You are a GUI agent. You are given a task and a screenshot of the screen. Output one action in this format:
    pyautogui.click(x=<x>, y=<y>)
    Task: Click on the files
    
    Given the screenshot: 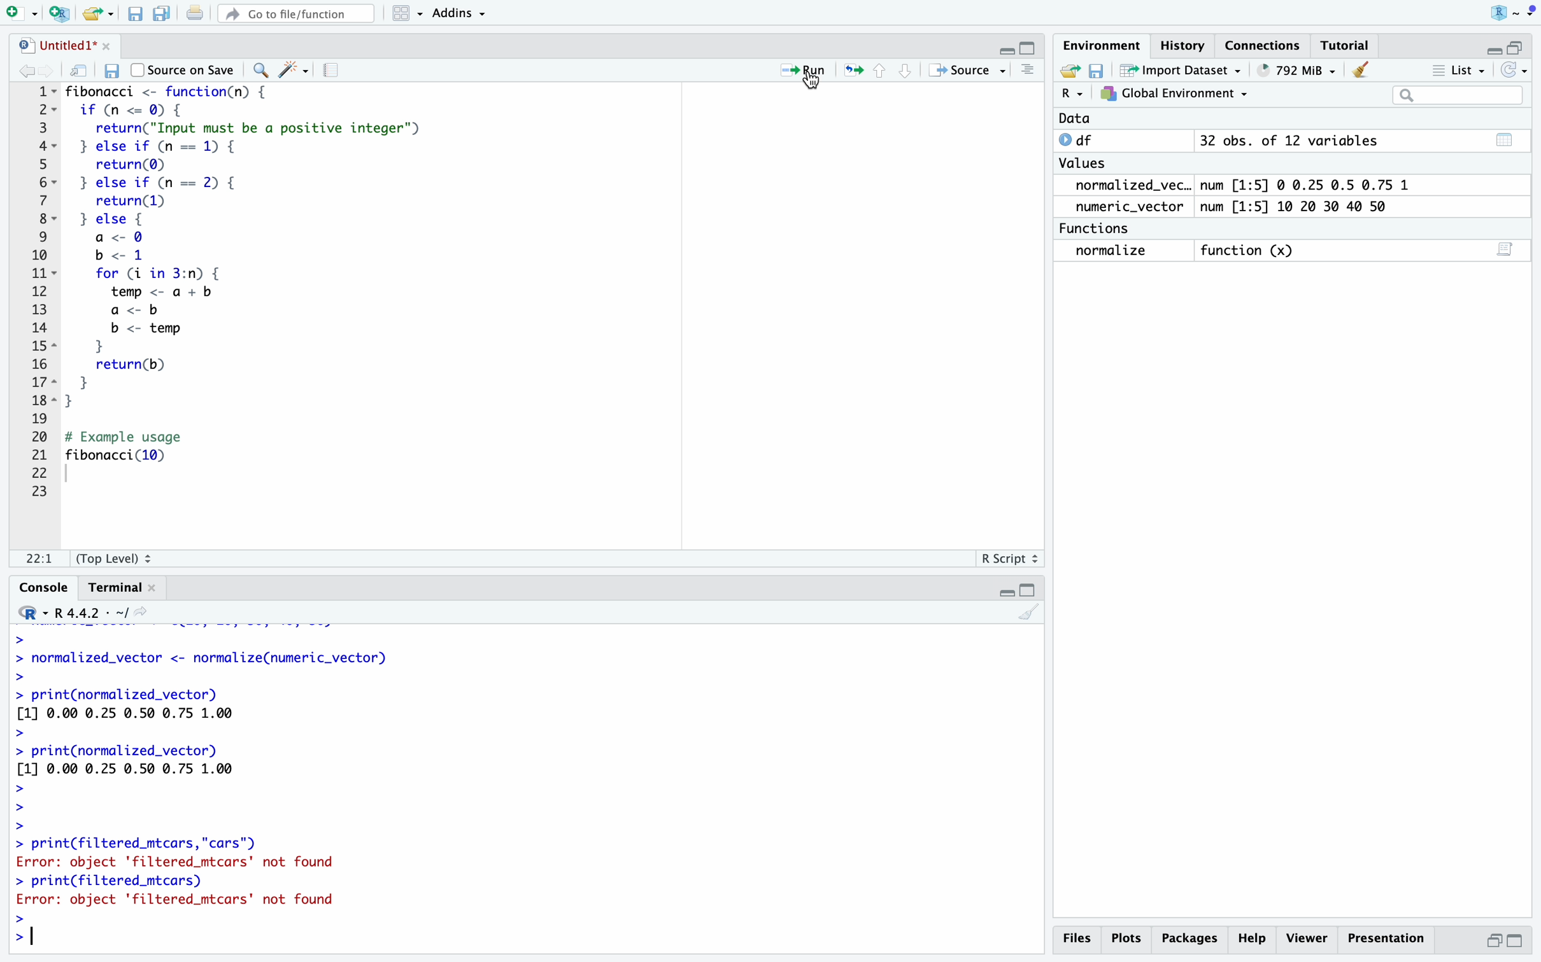 What is the action you would take?
    pyautogui.click(x=1077, y=937)
    